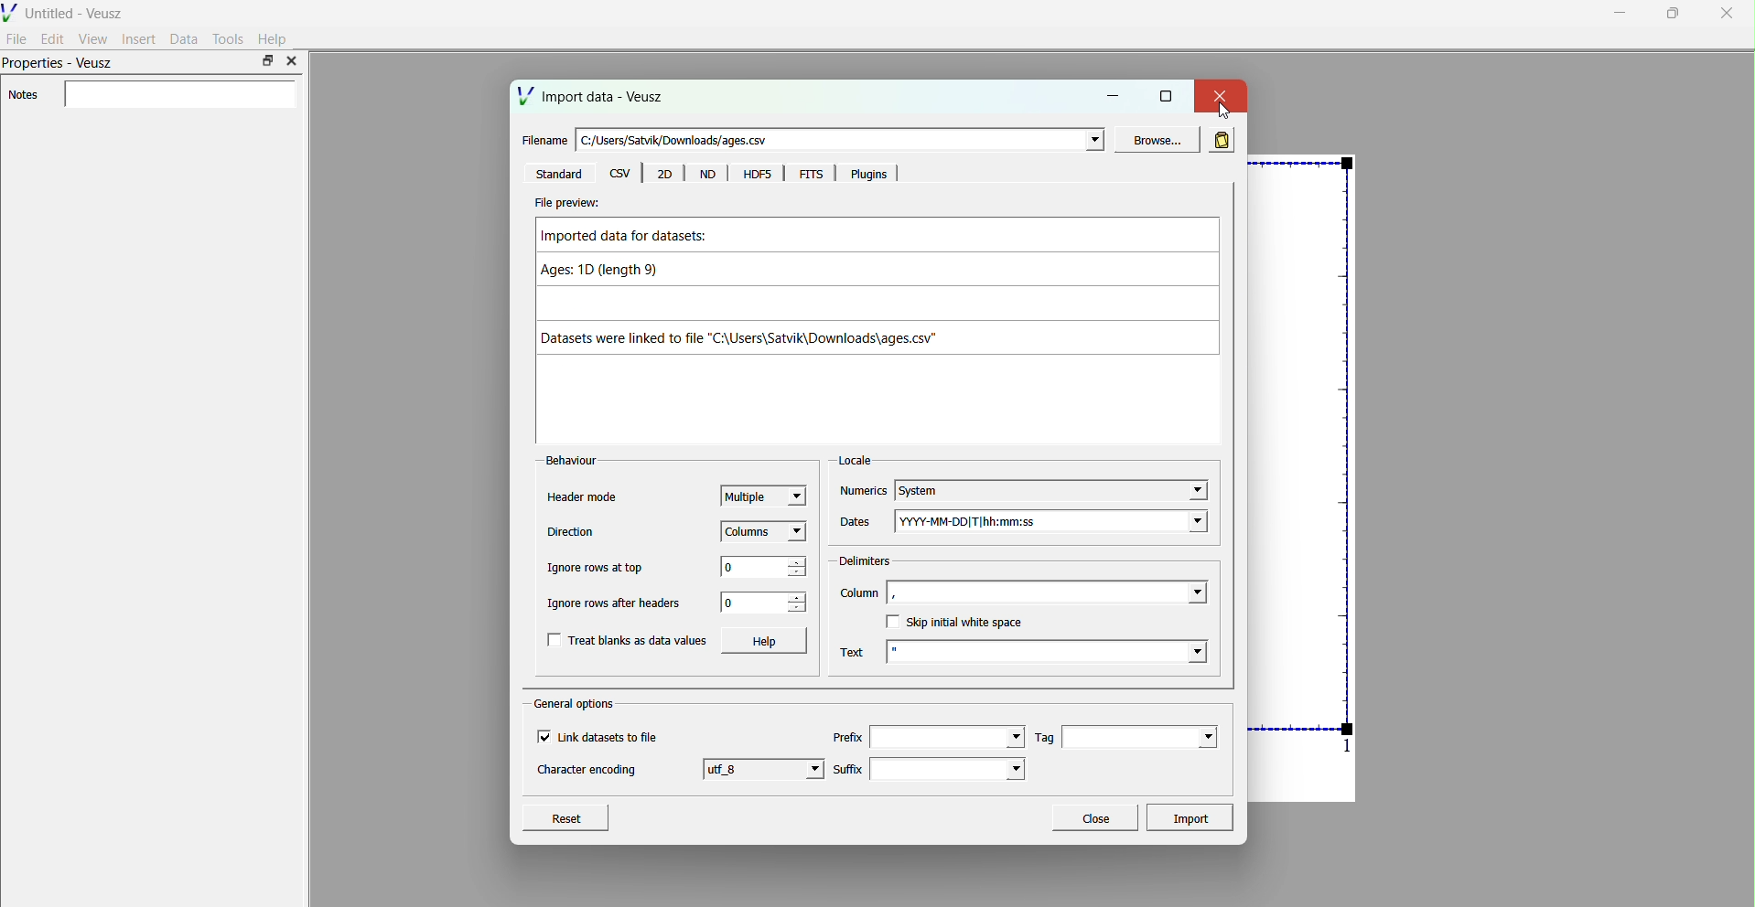 This screenshot has width=1755, height=907. I want to click on Dates, so click(857, 525).